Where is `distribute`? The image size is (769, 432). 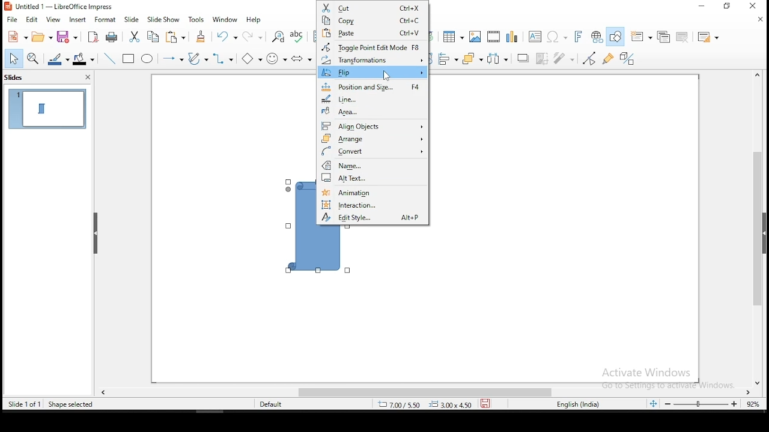 distribute is located at coordinates (497, 59).